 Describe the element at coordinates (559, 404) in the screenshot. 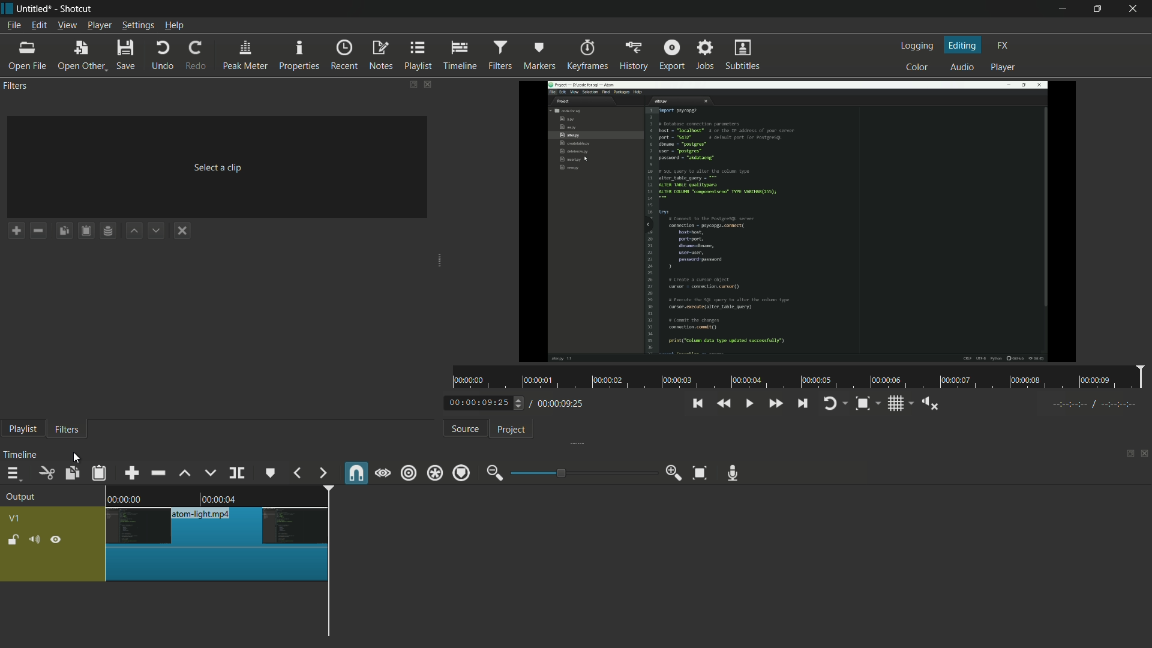

I see `total time` at that location.